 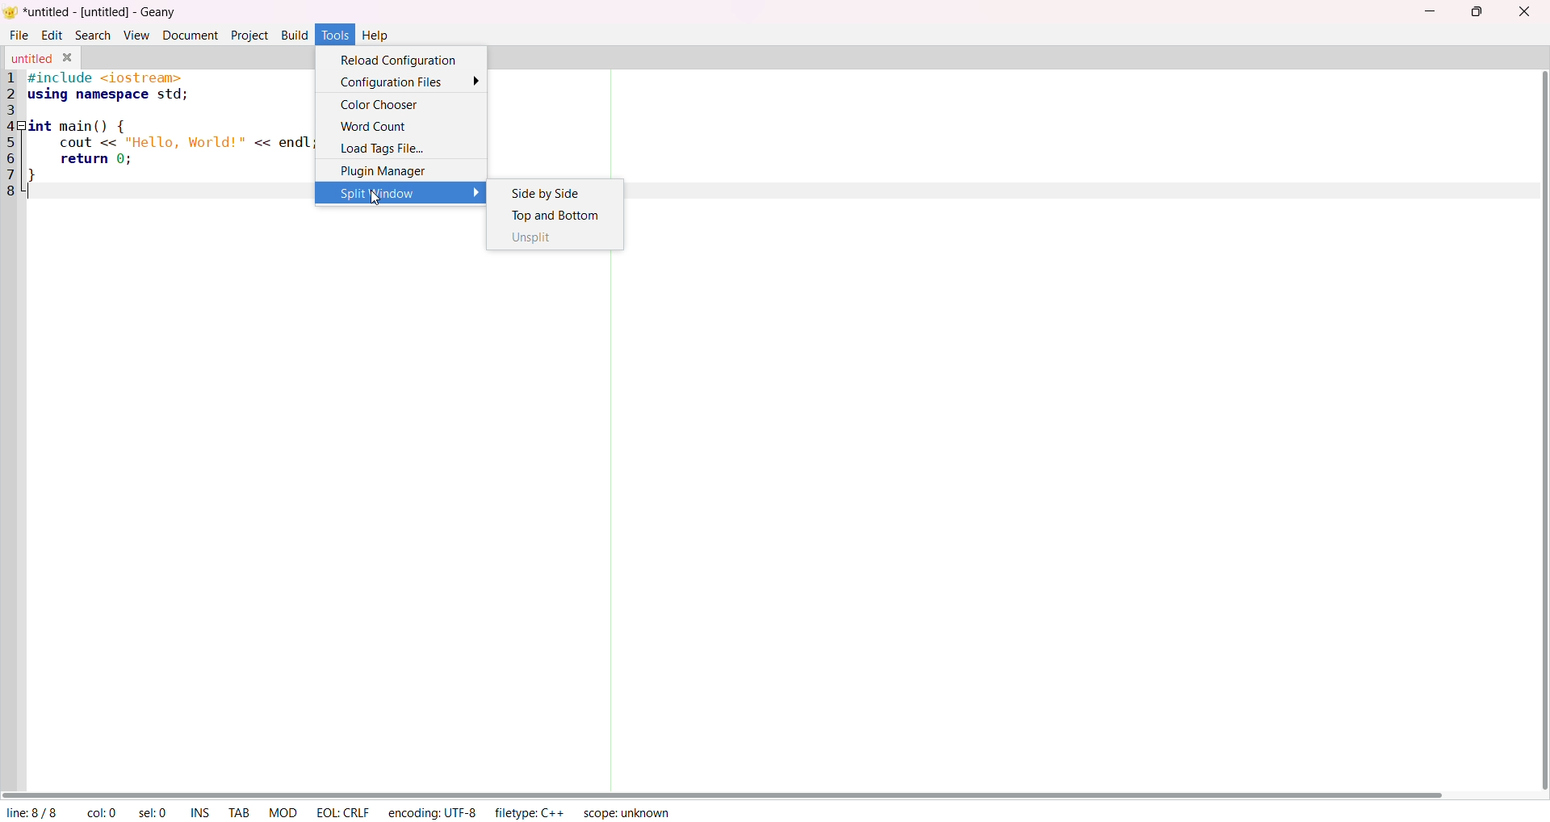 What do you see at coordinates (241, 811) in the screenshot?
I see `TAB` at bounding box center [241, 811].